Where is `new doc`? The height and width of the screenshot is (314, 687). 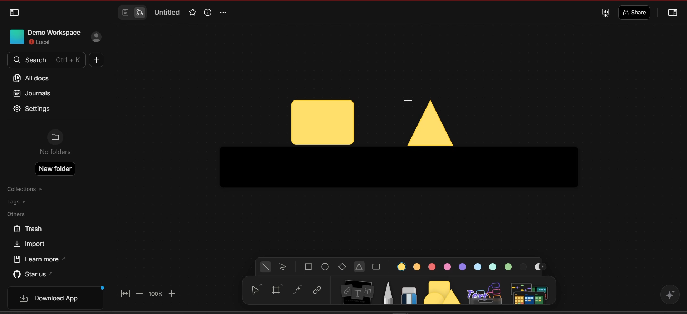 new doc is located at coordinates (95, 61).